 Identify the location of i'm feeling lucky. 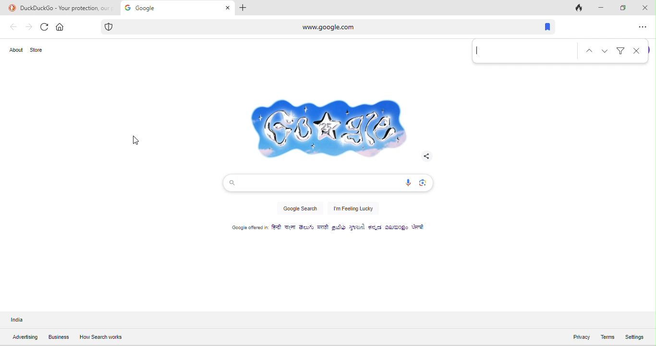
(353, 209).